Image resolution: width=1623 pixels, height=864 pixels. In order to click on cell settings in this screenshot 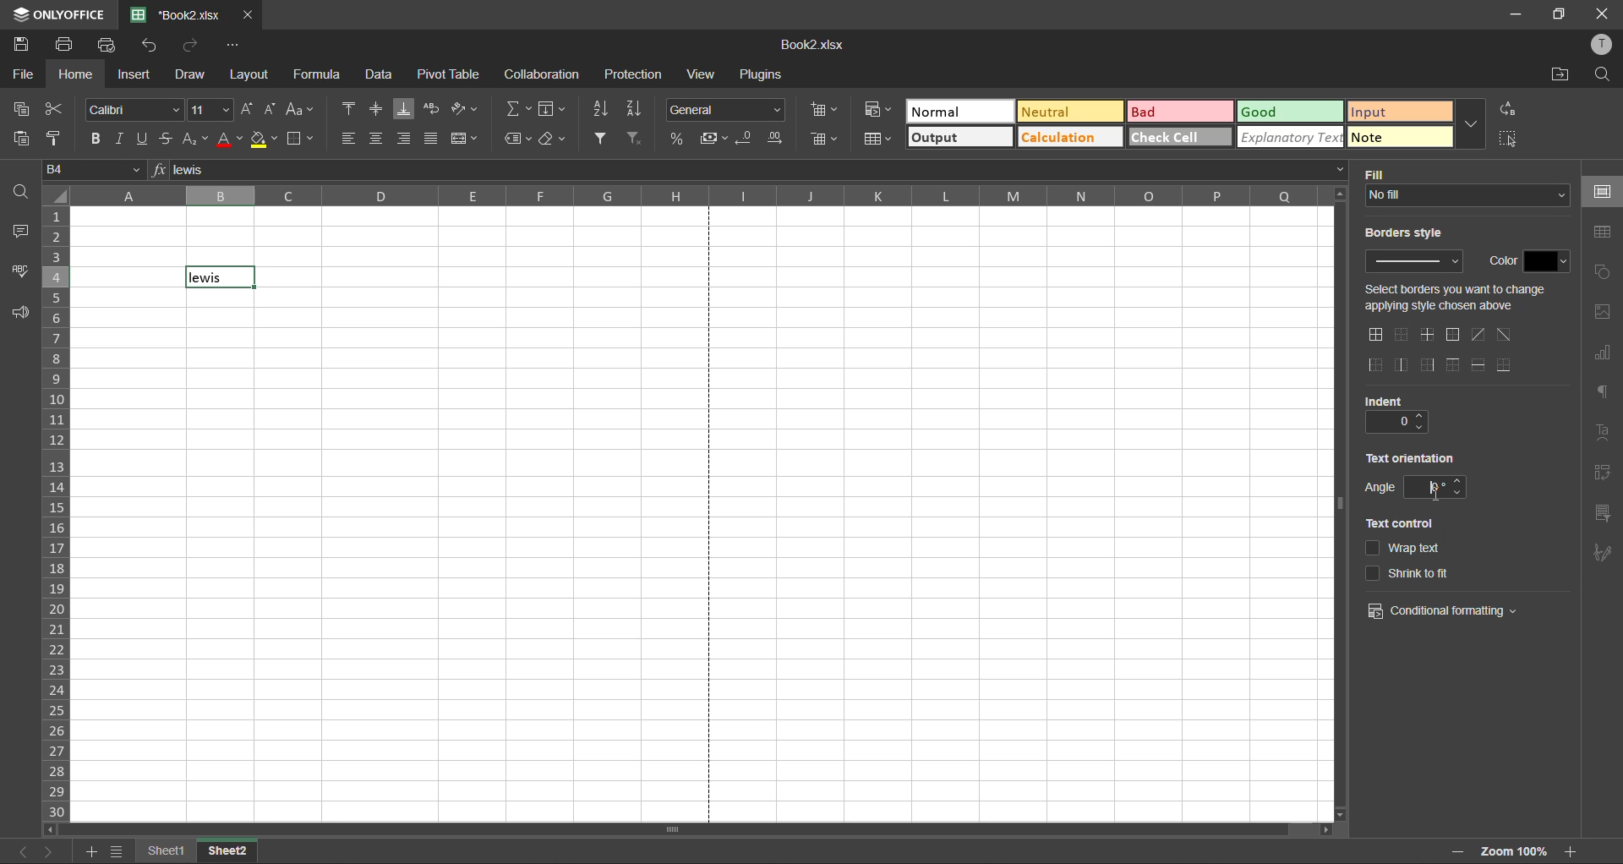, I will do `click(1602, 194)`.